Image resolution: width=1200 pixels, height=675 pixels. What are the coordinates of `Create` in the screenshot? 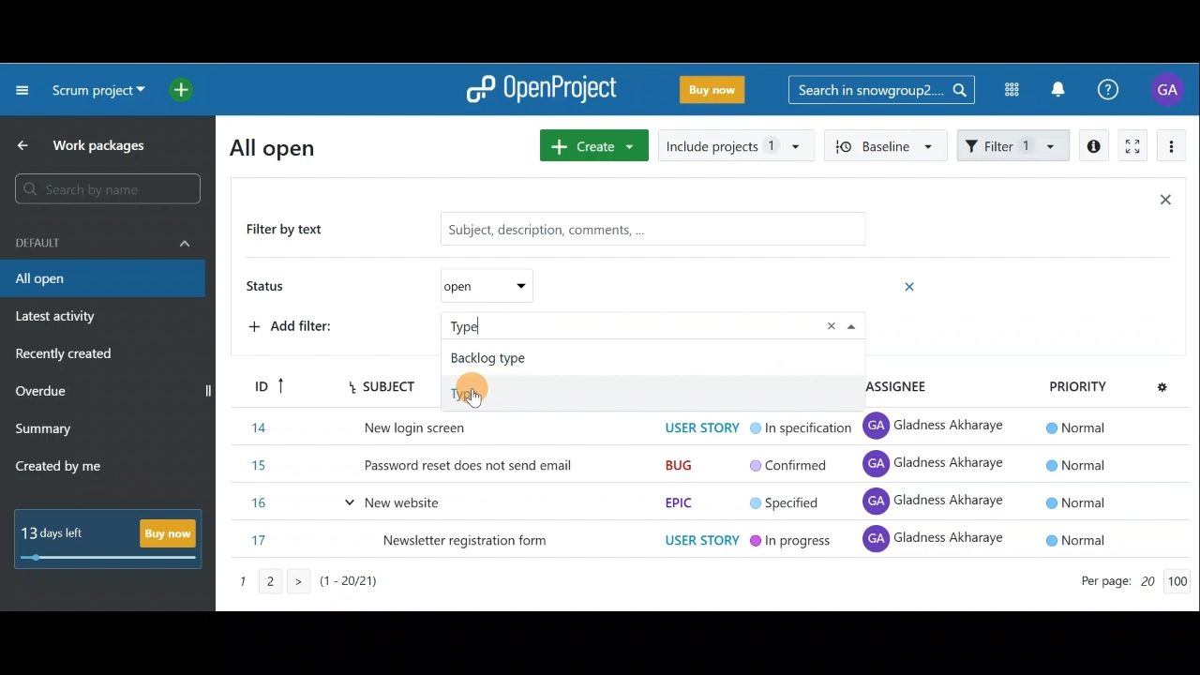 It's located at (591, 145).